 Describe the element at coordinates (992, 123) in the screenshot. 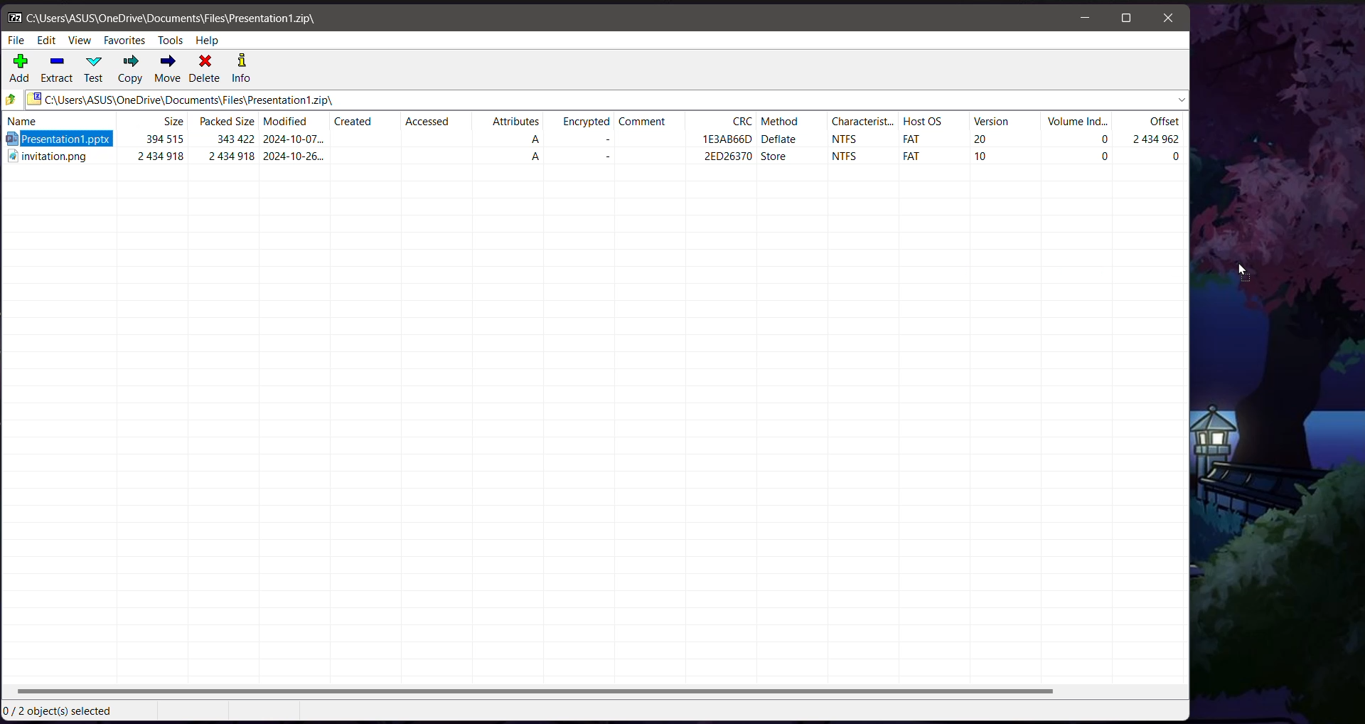

I see `Version` at that location.